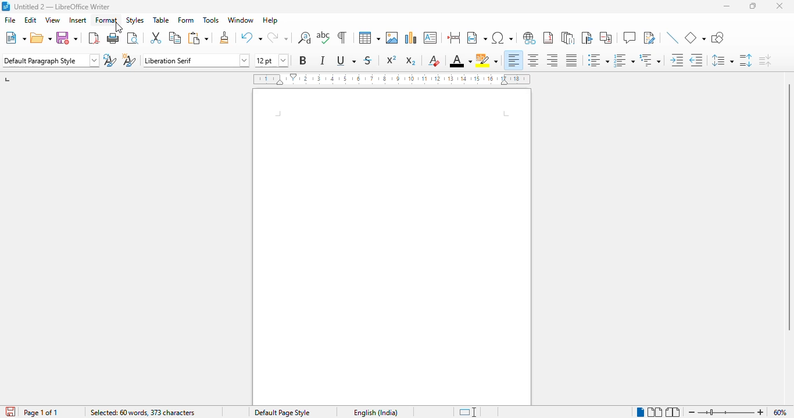  I want to click on tools, so click(211, 20).